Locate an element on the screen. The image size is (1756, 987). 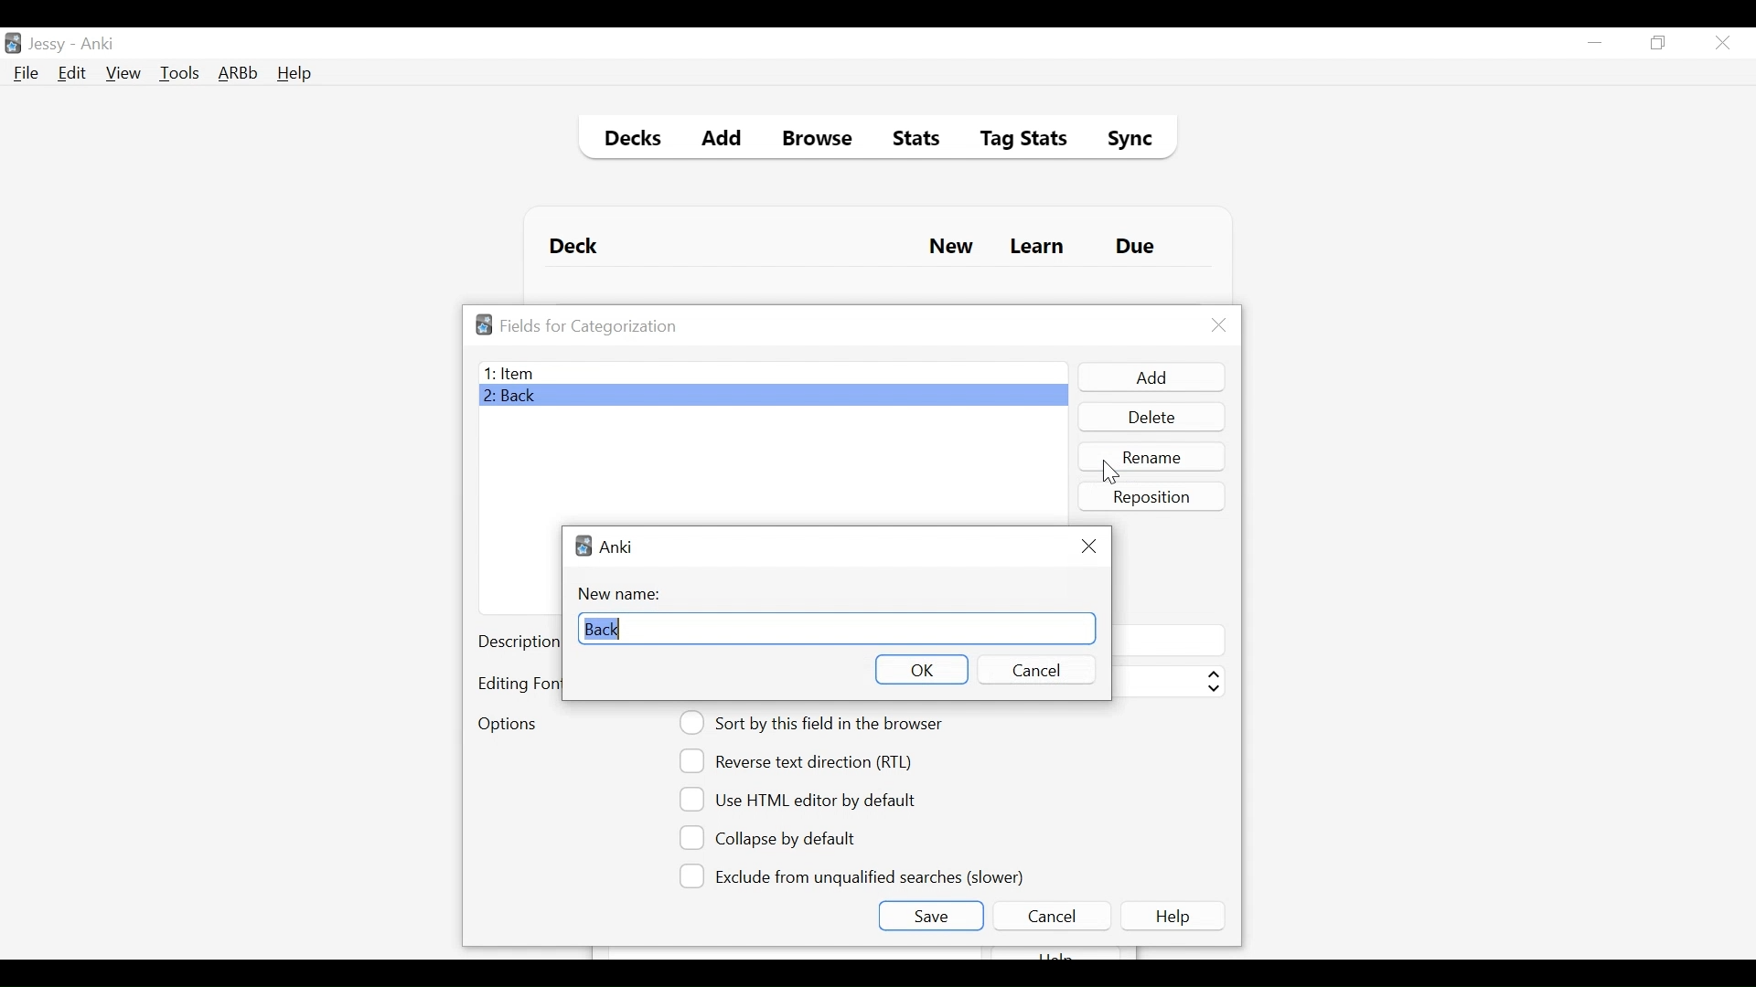
Options is located at coordinates (507, 726).